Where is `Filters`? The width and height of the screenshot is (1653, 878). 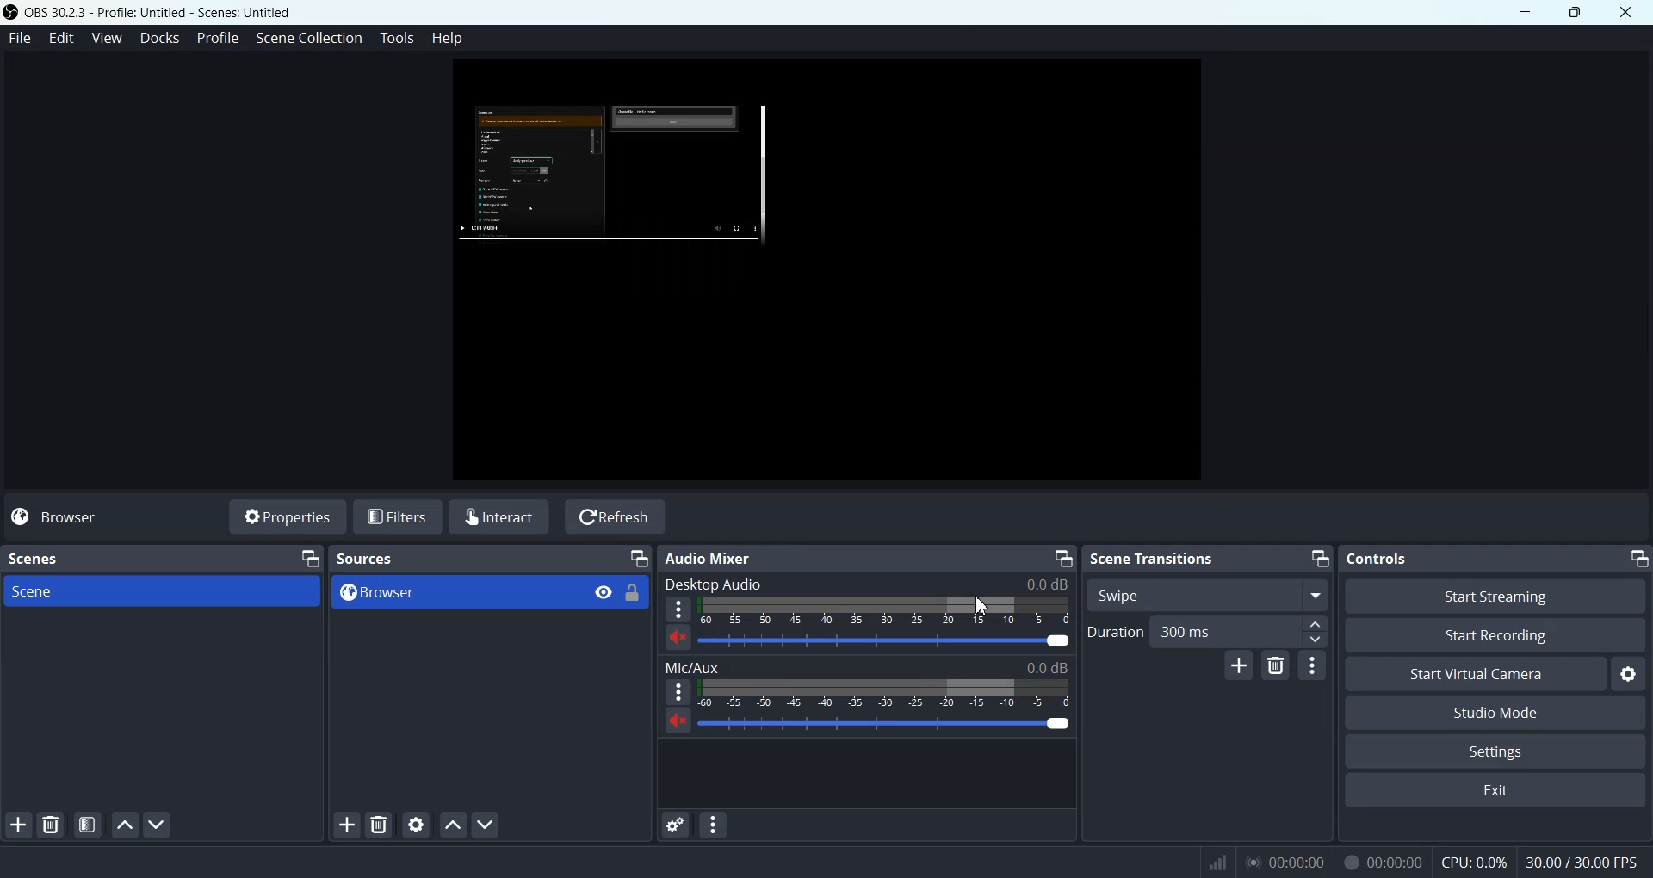 Filters is located at coordinates (399, 516).